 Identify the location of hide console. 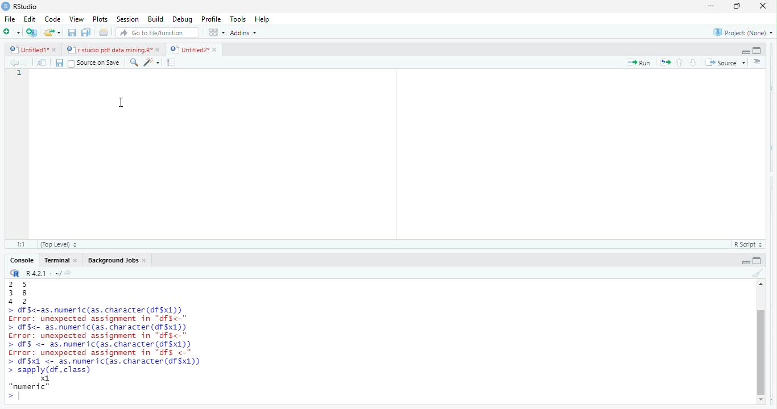
(758, 50).